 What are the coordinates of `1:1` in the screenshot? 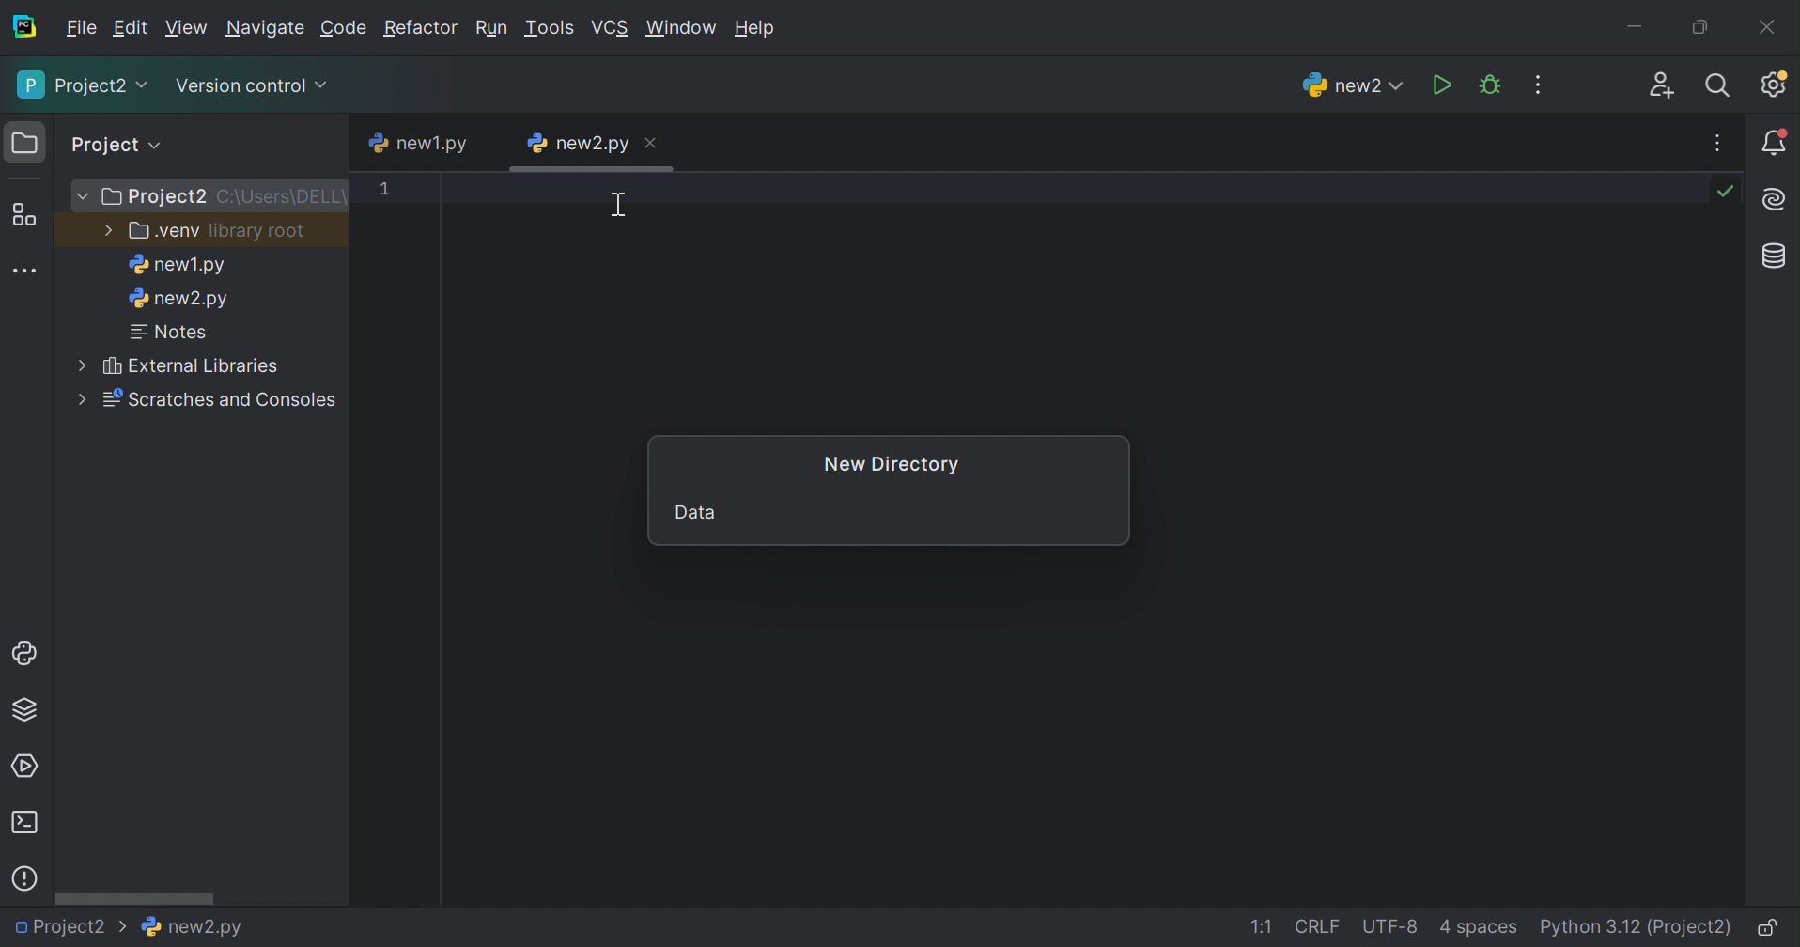 It's located at (1259, 926).